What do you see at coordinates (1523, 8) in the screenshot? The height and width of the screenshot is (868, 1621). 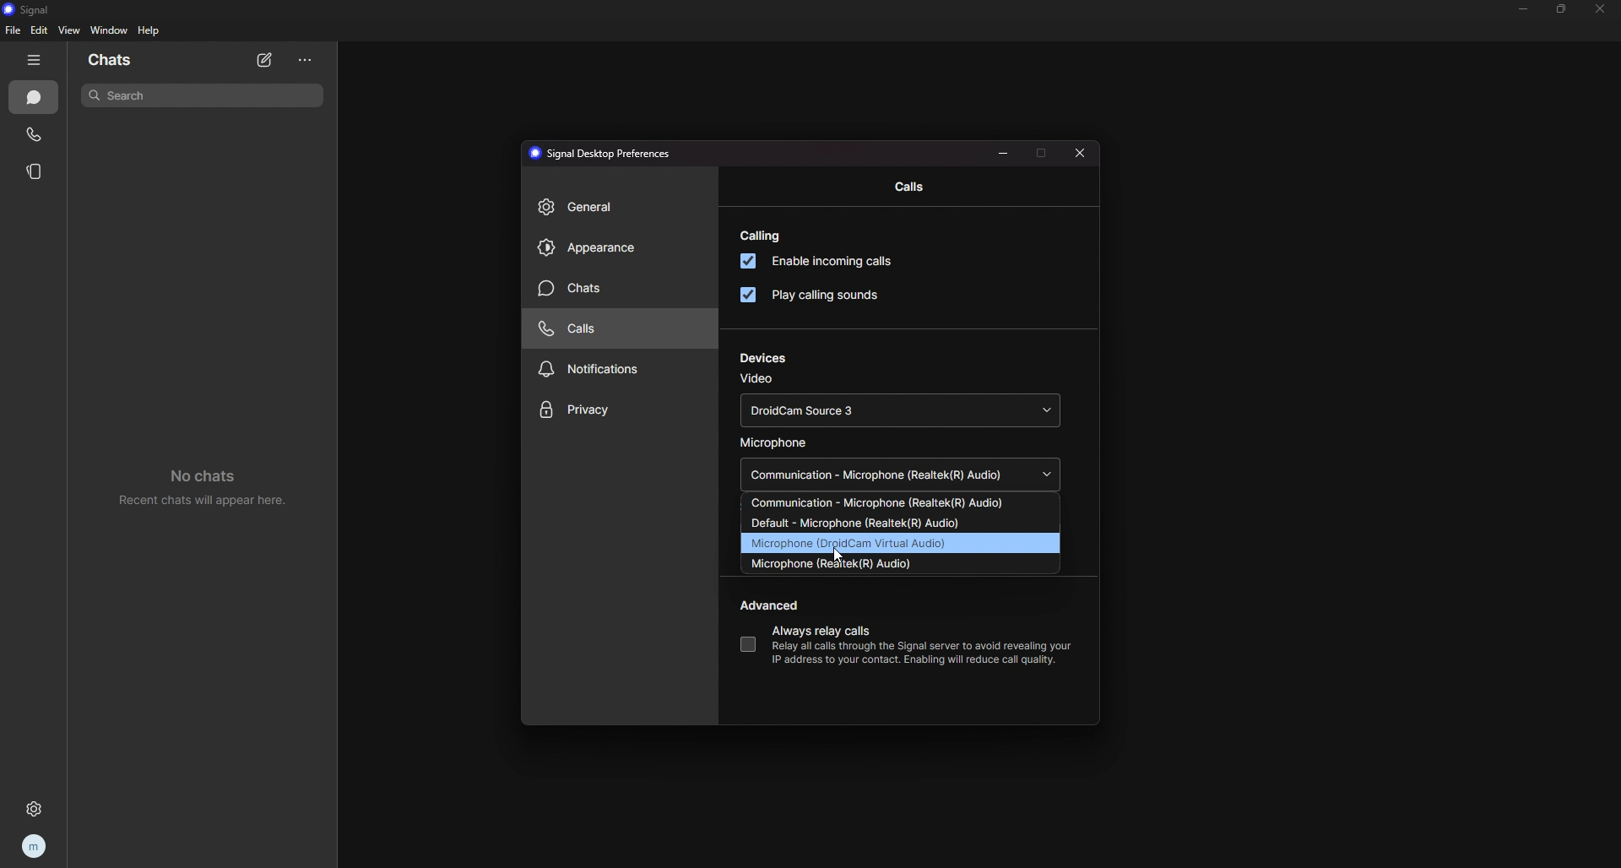 I see `minimize` at bounding box center [1523, 8].